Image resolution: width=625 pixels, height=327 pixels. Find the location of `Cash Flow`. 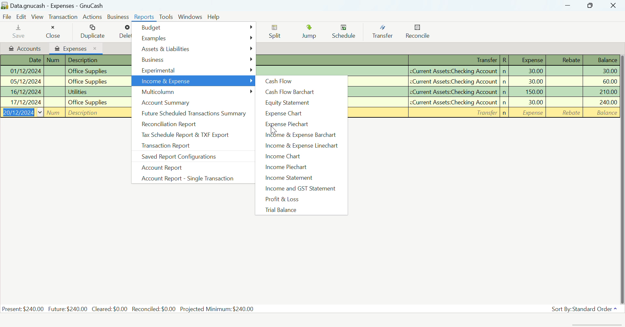

Cash Flow is located at coordinates (301, 81).